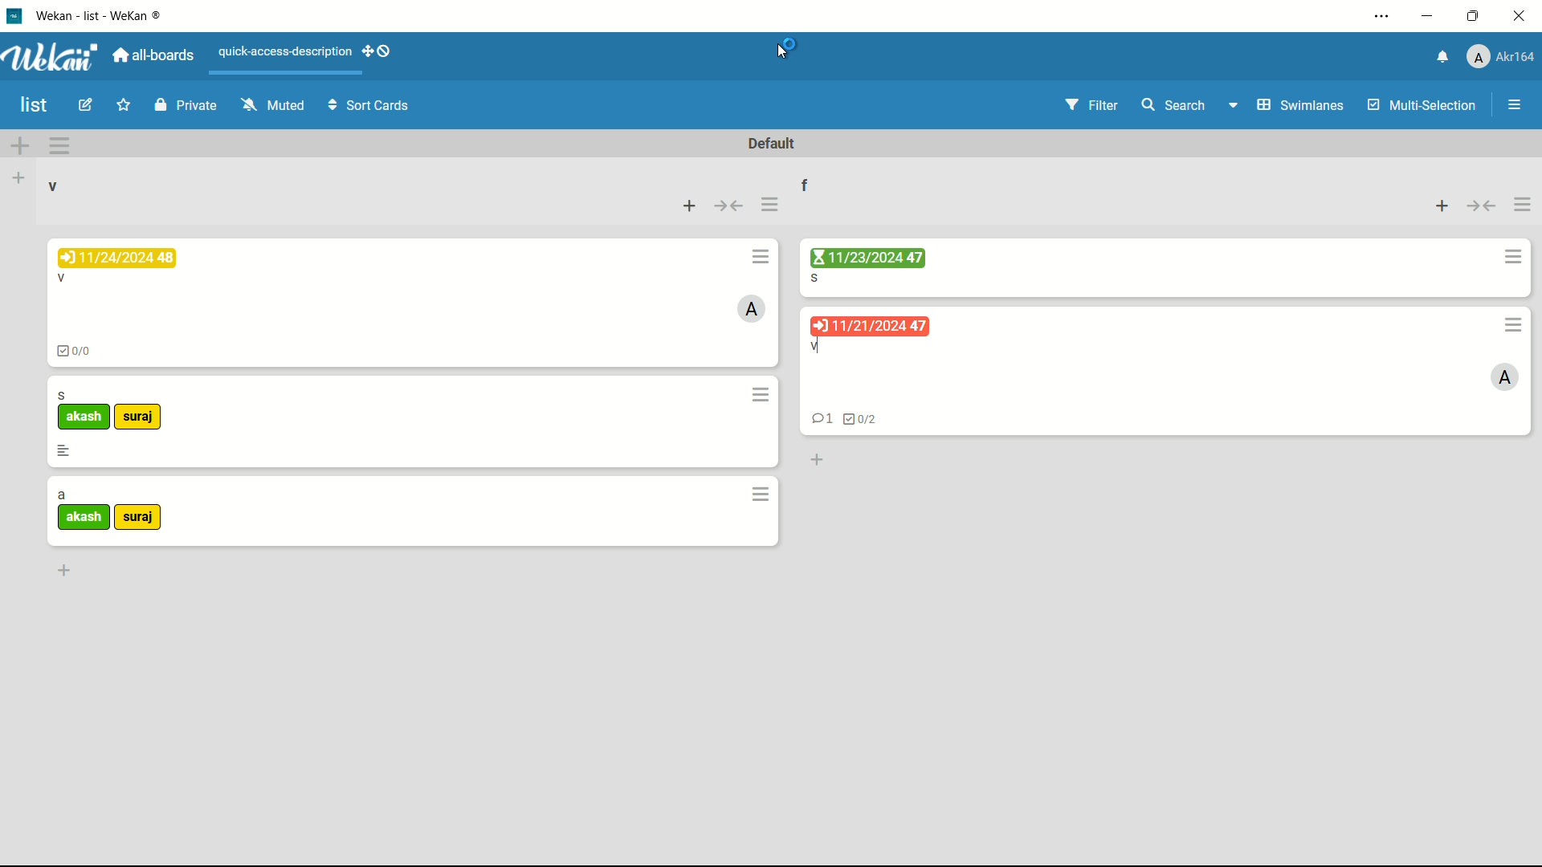 The width and height of the screenshot is (1542, 867). What do you see at coordinates (871, 327) in the screenshot?
I see `due date` at bounding box center [871, 327].